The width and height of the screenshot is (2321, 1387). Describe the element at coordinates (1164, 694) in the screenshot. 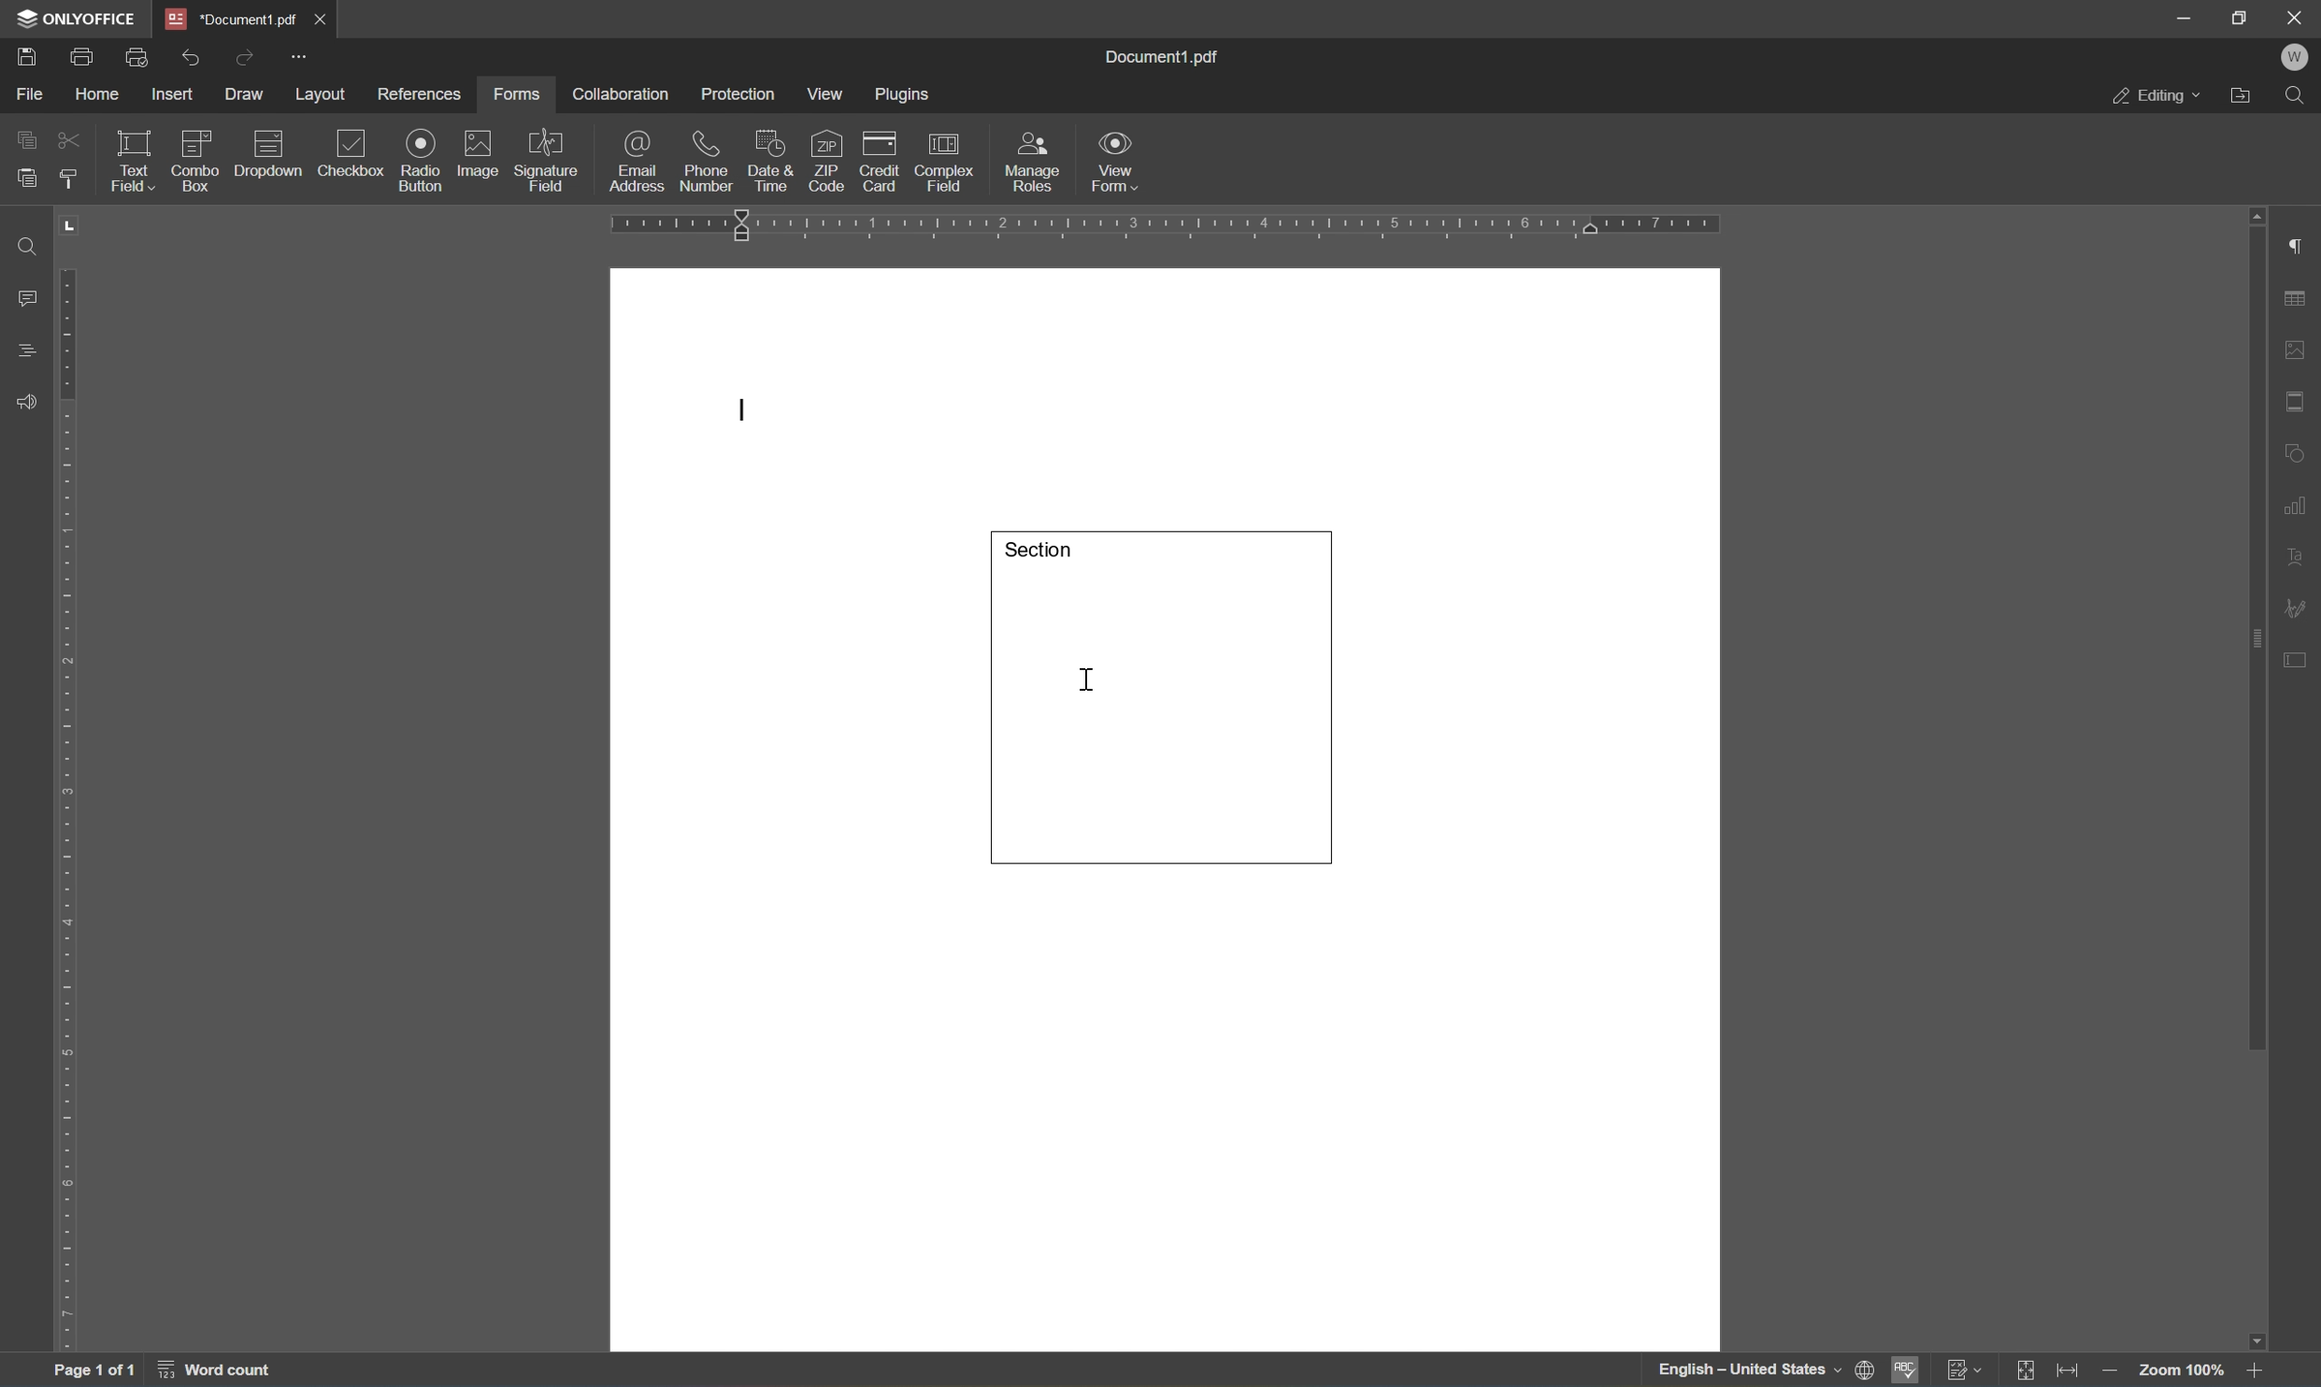

I see `Text box` at that location.